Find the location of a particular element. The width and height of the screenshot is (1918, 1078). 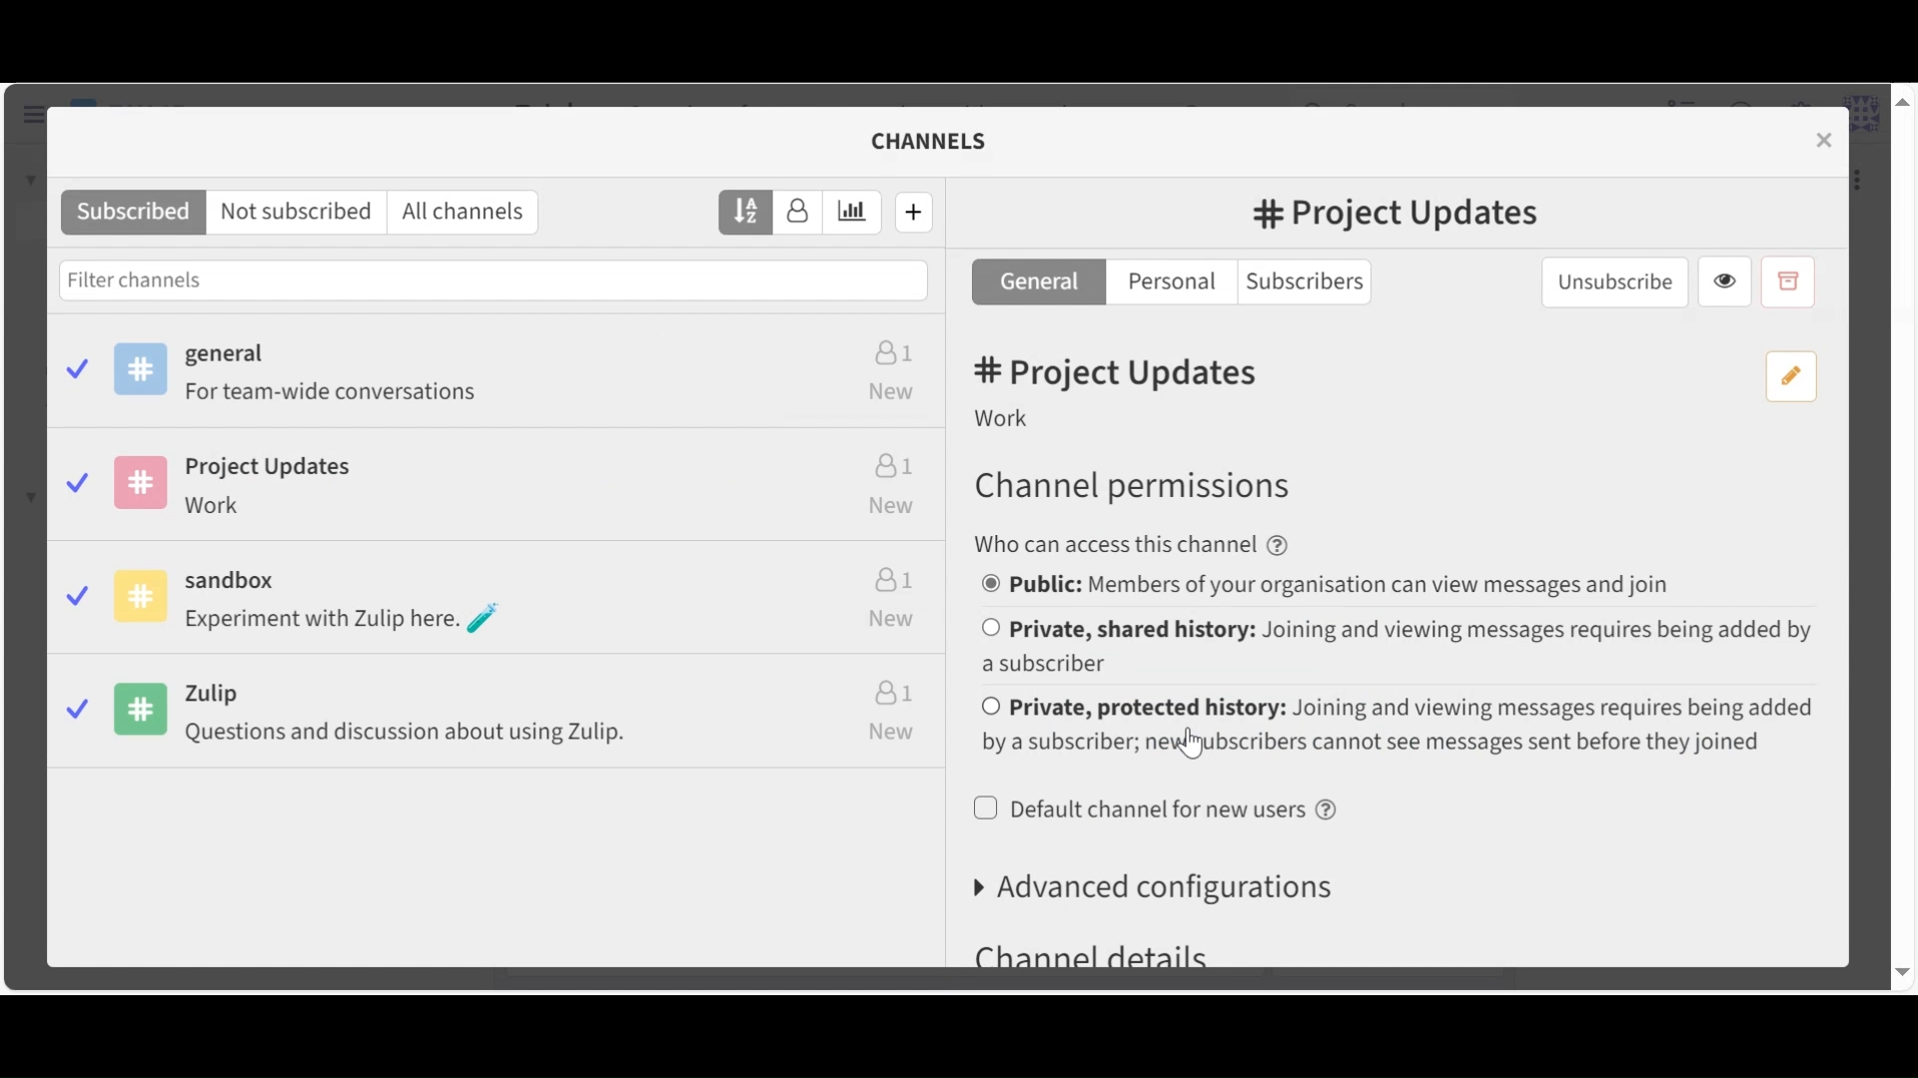

close is located at coordinates (1838, 147).